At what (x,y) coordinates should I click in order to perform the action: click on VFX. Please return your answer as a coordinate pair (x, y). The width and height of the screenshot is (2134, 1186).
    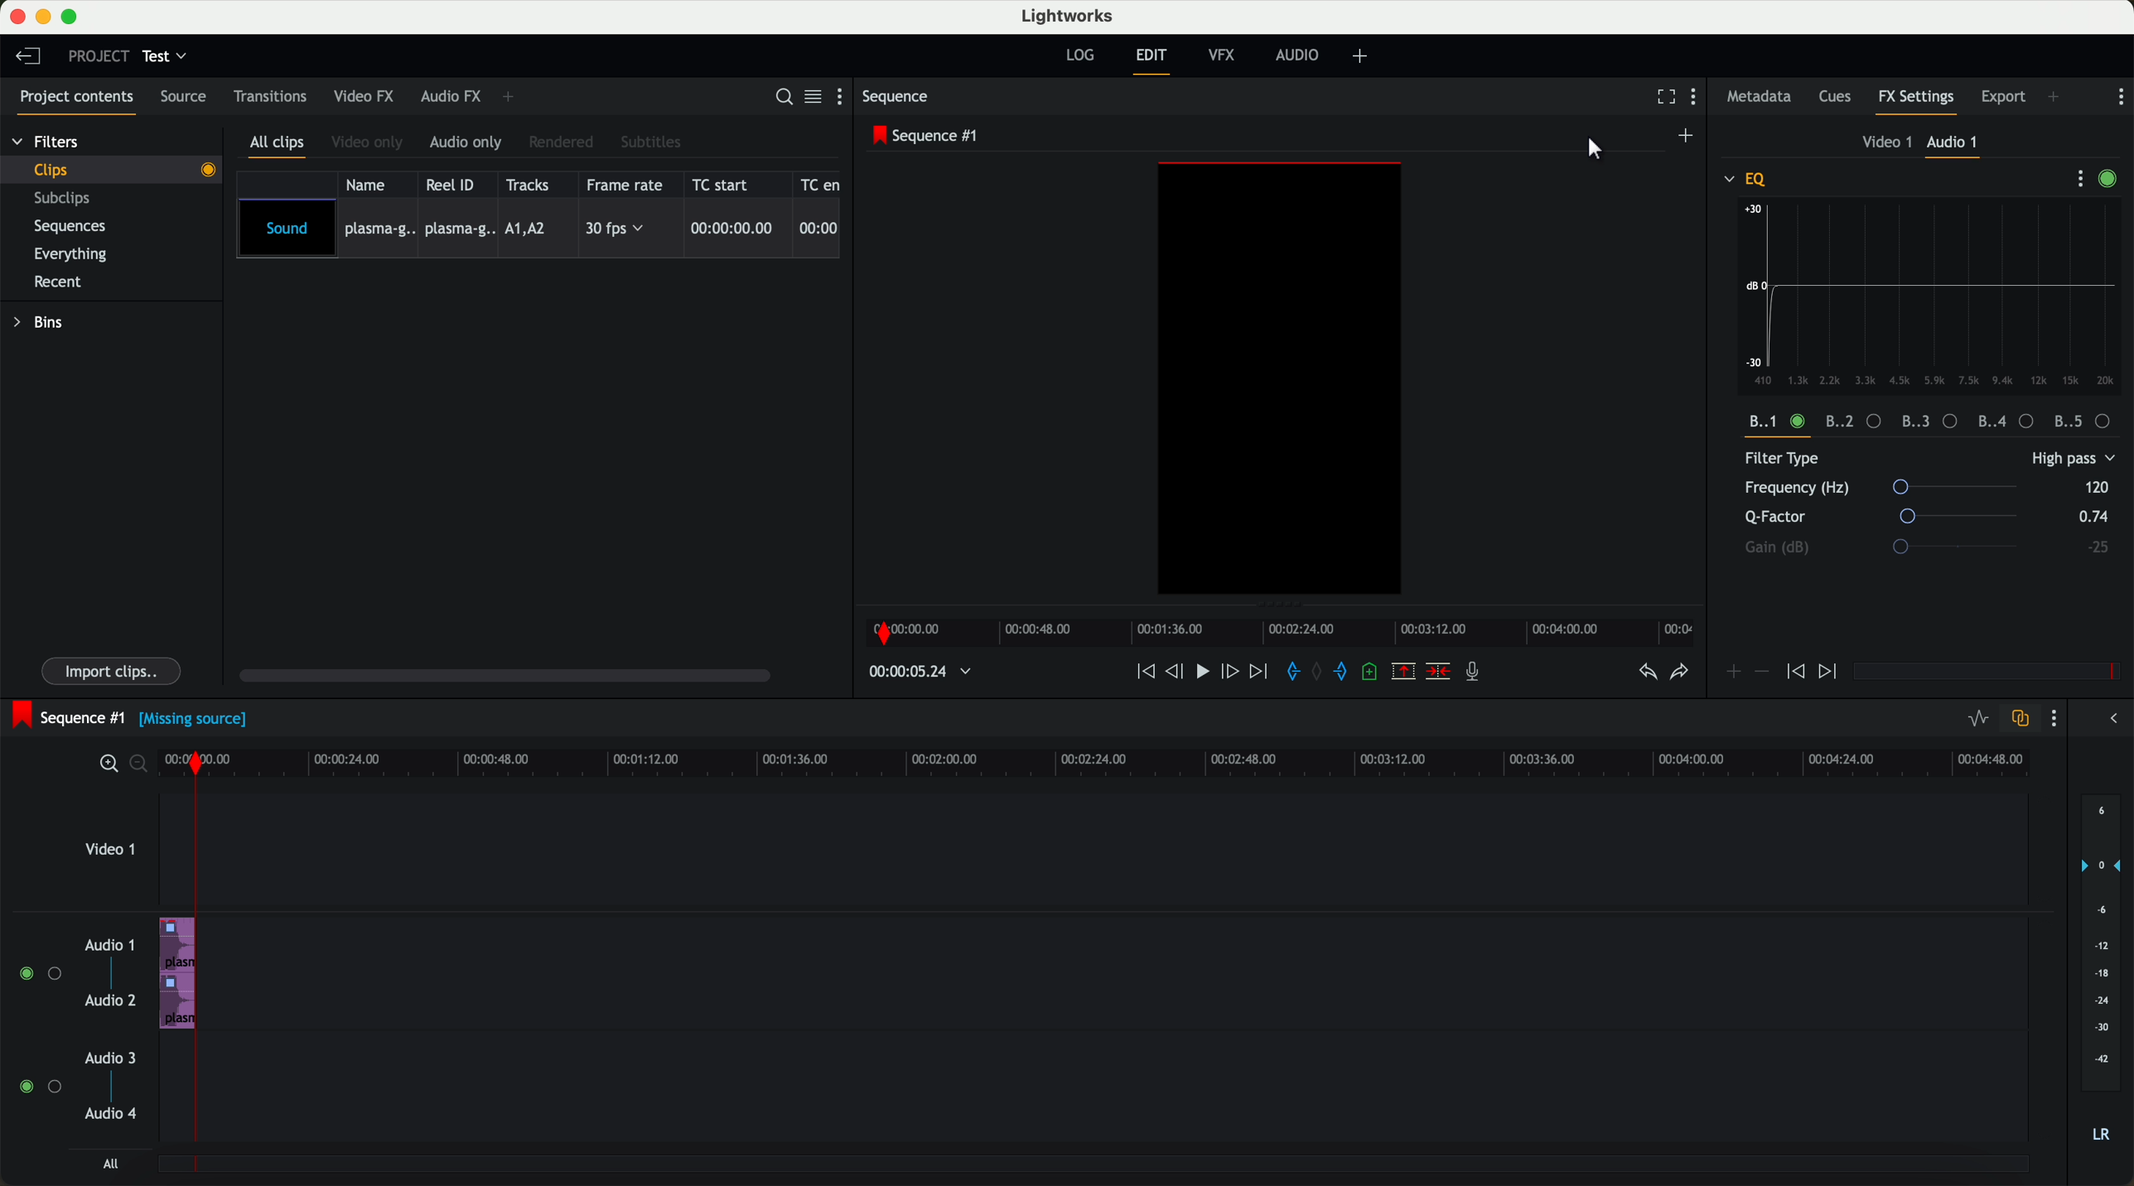
    Looking at the image, I should click on (1225, 58).